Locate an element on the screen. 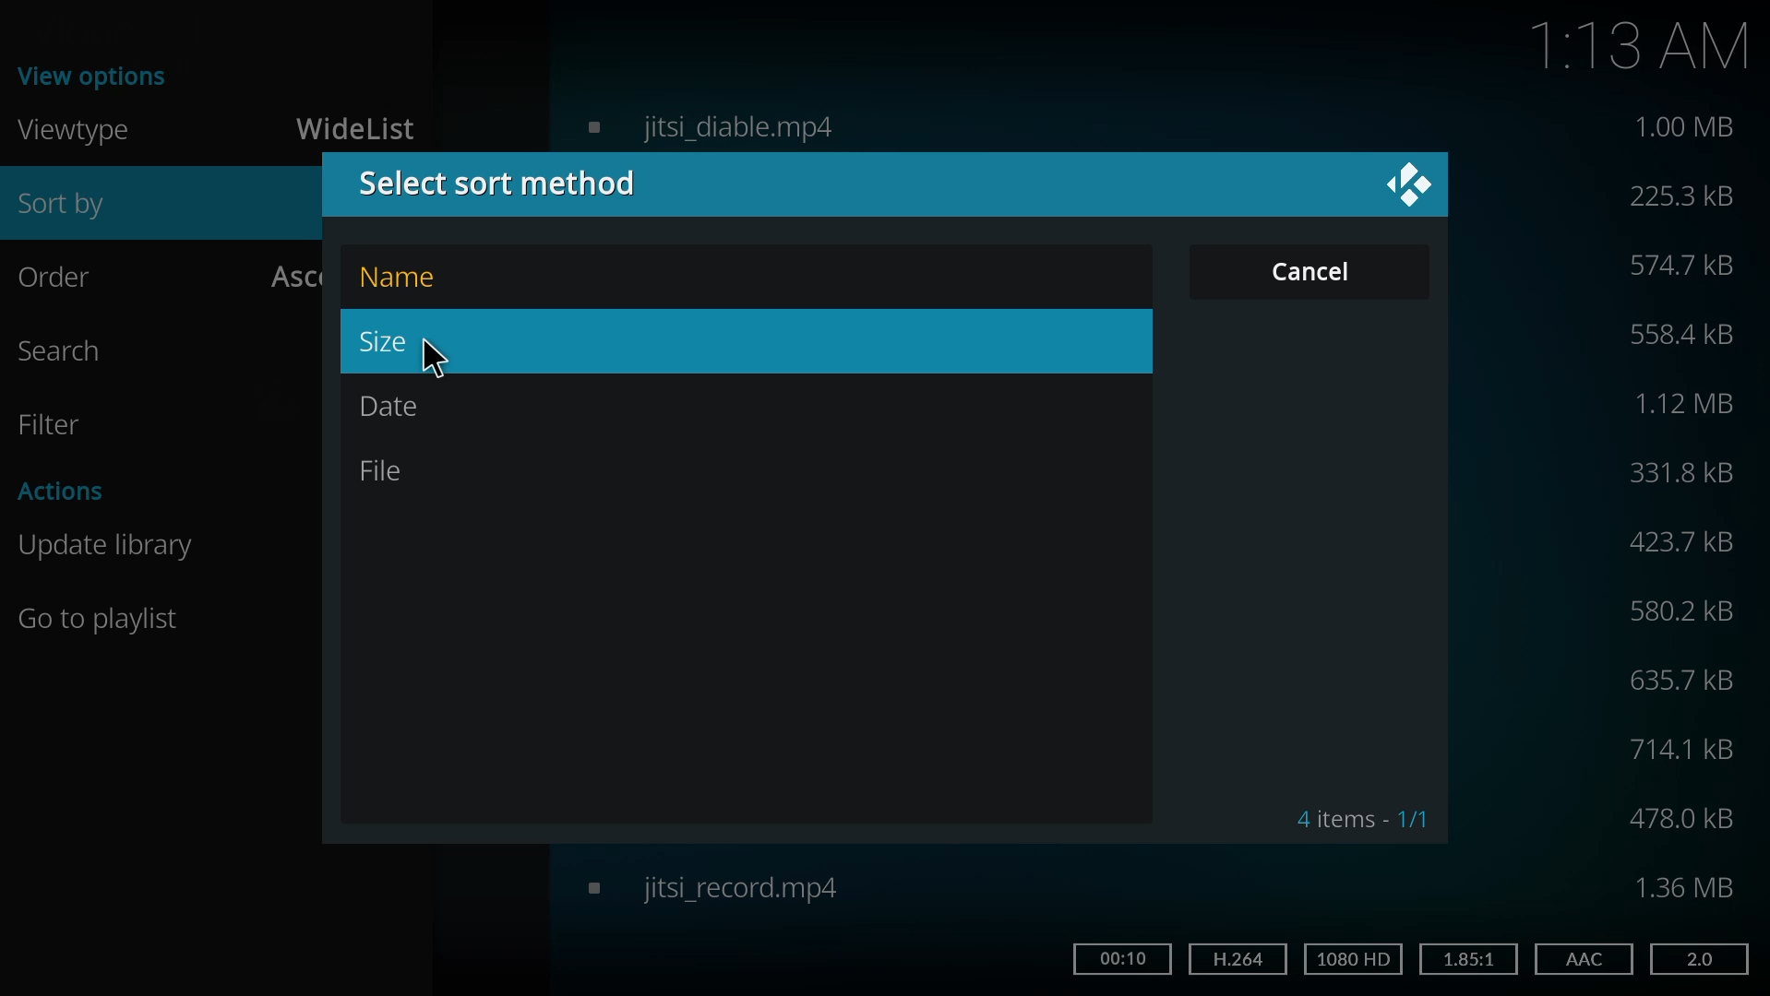  size is located at coordinates (1681, 335).